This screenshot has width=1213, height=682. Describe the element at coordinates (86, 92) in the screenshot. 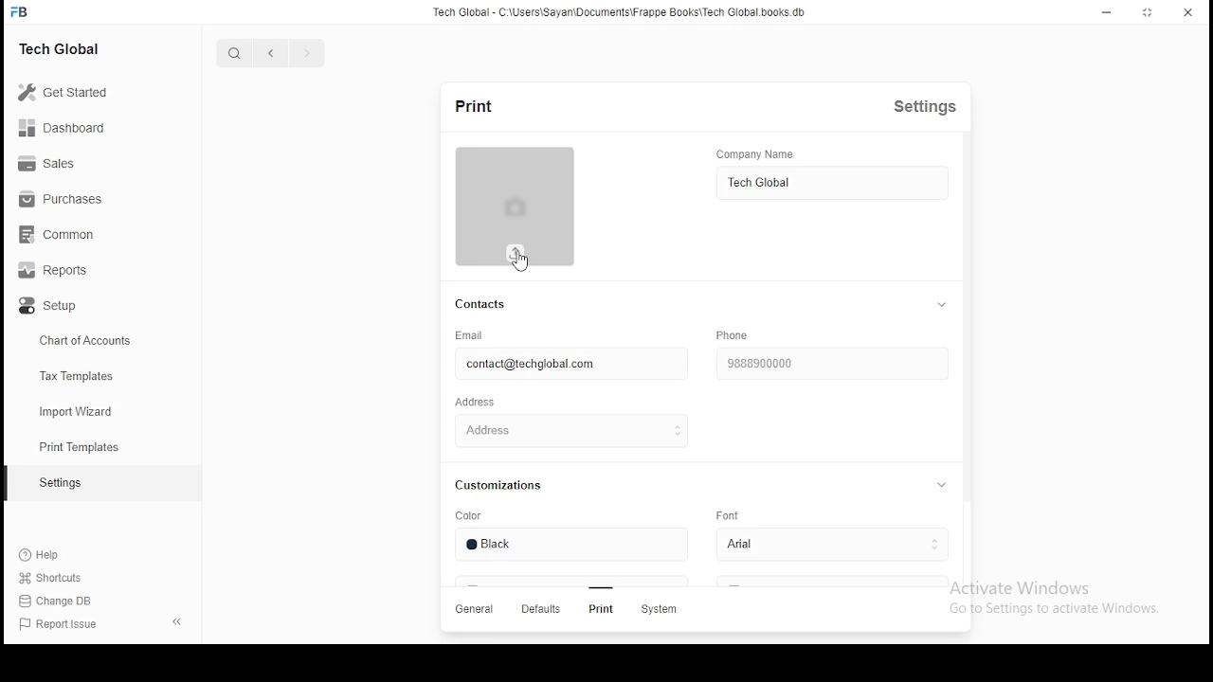

I see `Get Started ` at that location.